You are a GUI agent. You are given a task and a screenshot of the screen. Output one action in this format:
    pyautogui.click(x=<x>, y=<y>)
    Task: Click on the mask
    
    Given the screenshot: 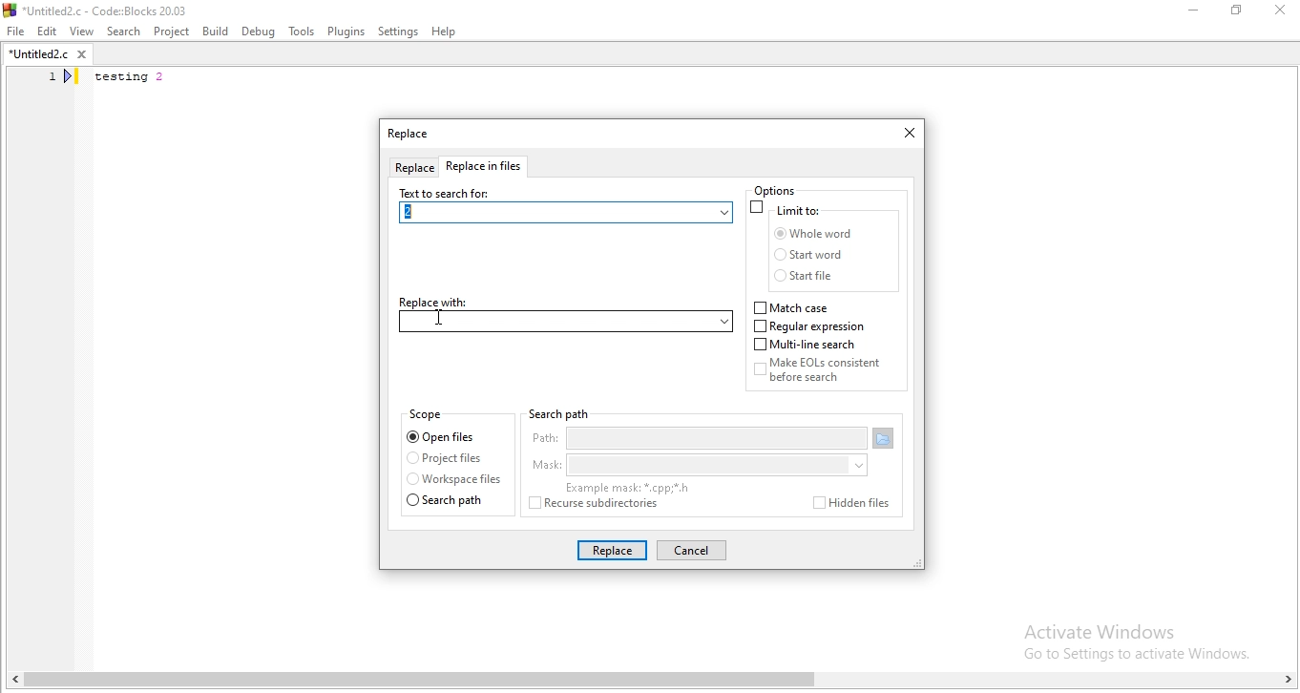 What is the action you would take?
    pyautogui.click(x=696, y=466)
    